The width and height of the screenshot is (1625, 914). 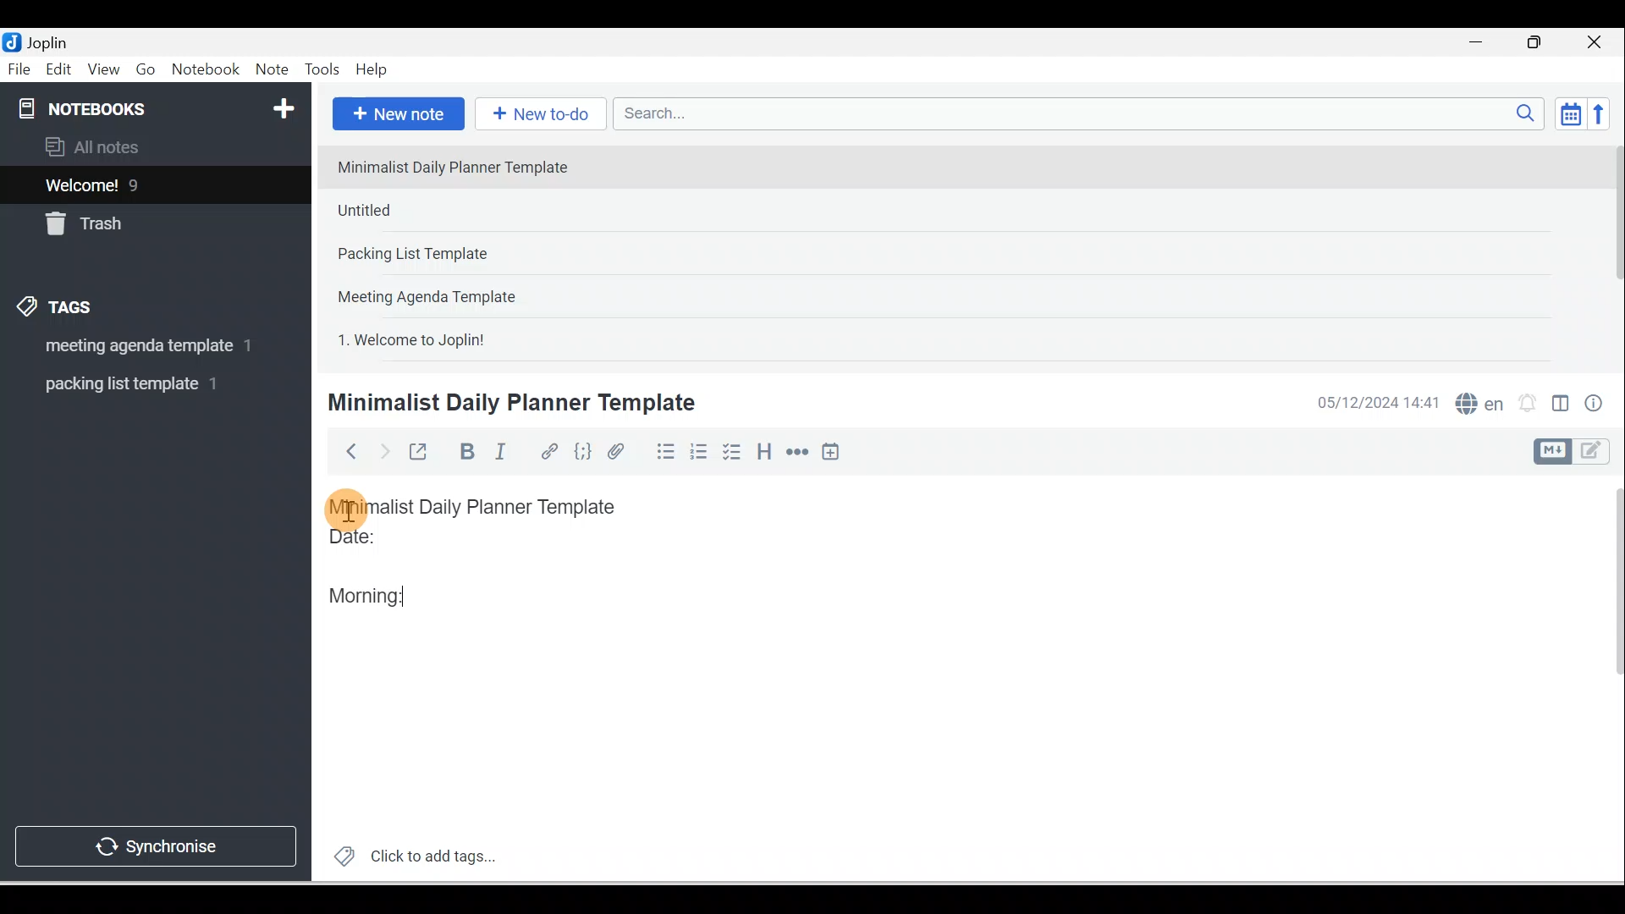 I want to click on Note 2, so click(x=448, y=210).